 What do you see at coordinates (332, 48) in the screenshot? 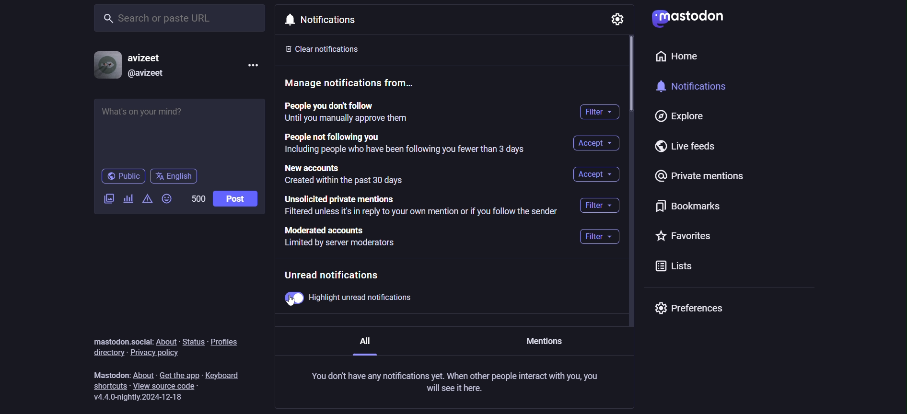
I see `clear notification` at bounding box center [332, 48].